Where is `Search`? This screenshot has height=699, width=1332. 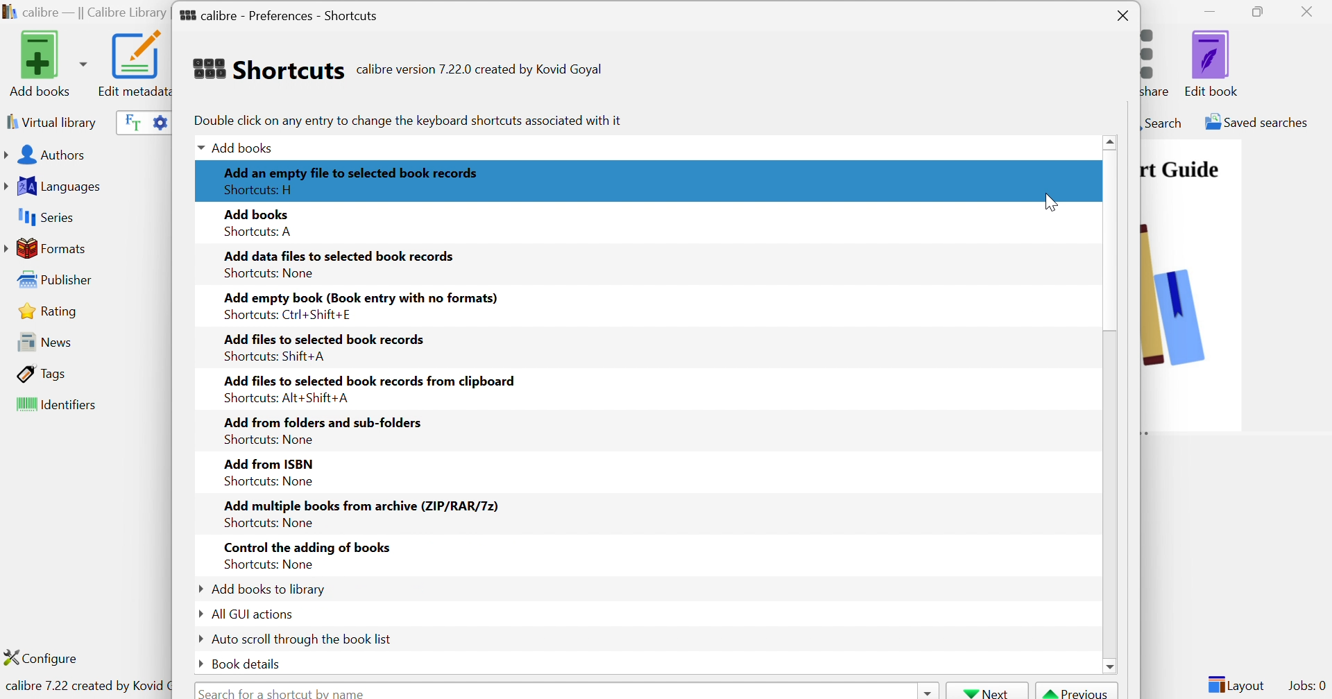 Search is located at coordinates (1162, 122).